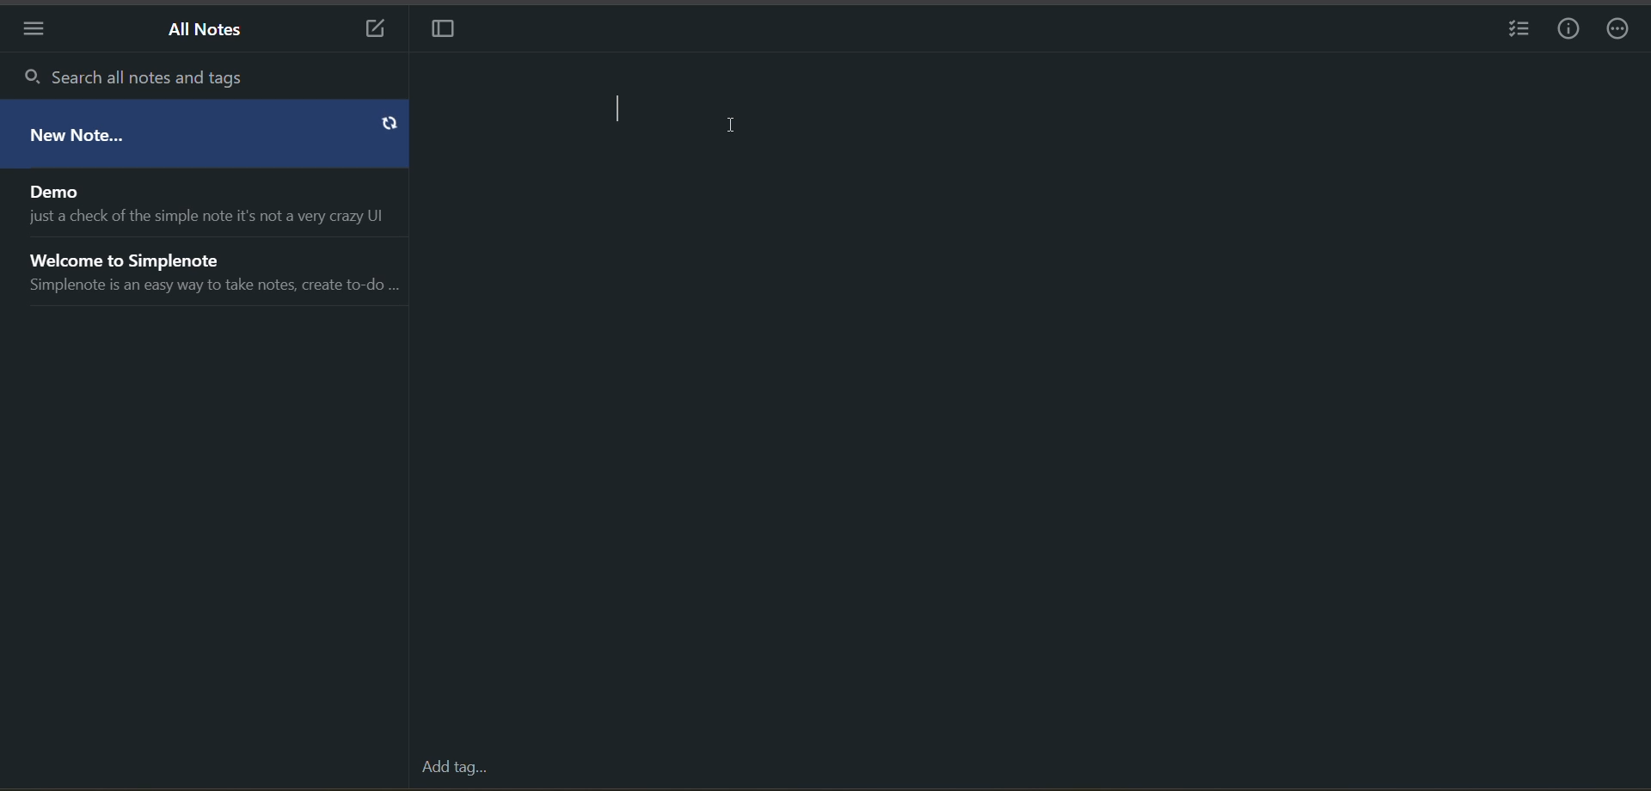  Describe the element at coordinates (1569, 32) in the screenshot. I see `info` at that location.